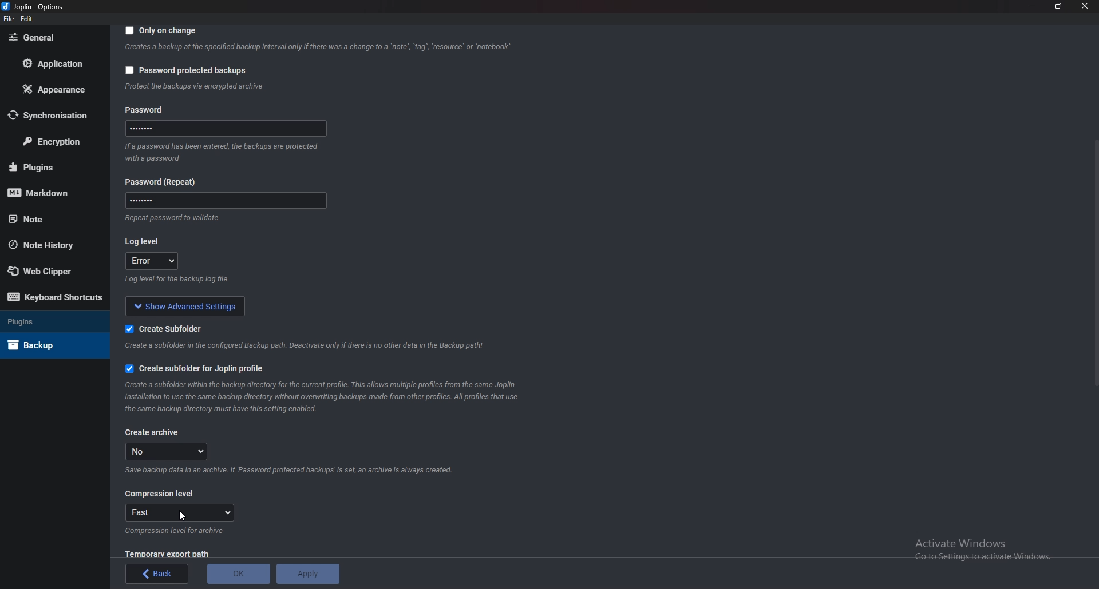 This screenshot has height=589, width=1099. What do you see at coordinates (51, 90) in the screenshot?
I see `Appearance` at bounding box center [51, 90].